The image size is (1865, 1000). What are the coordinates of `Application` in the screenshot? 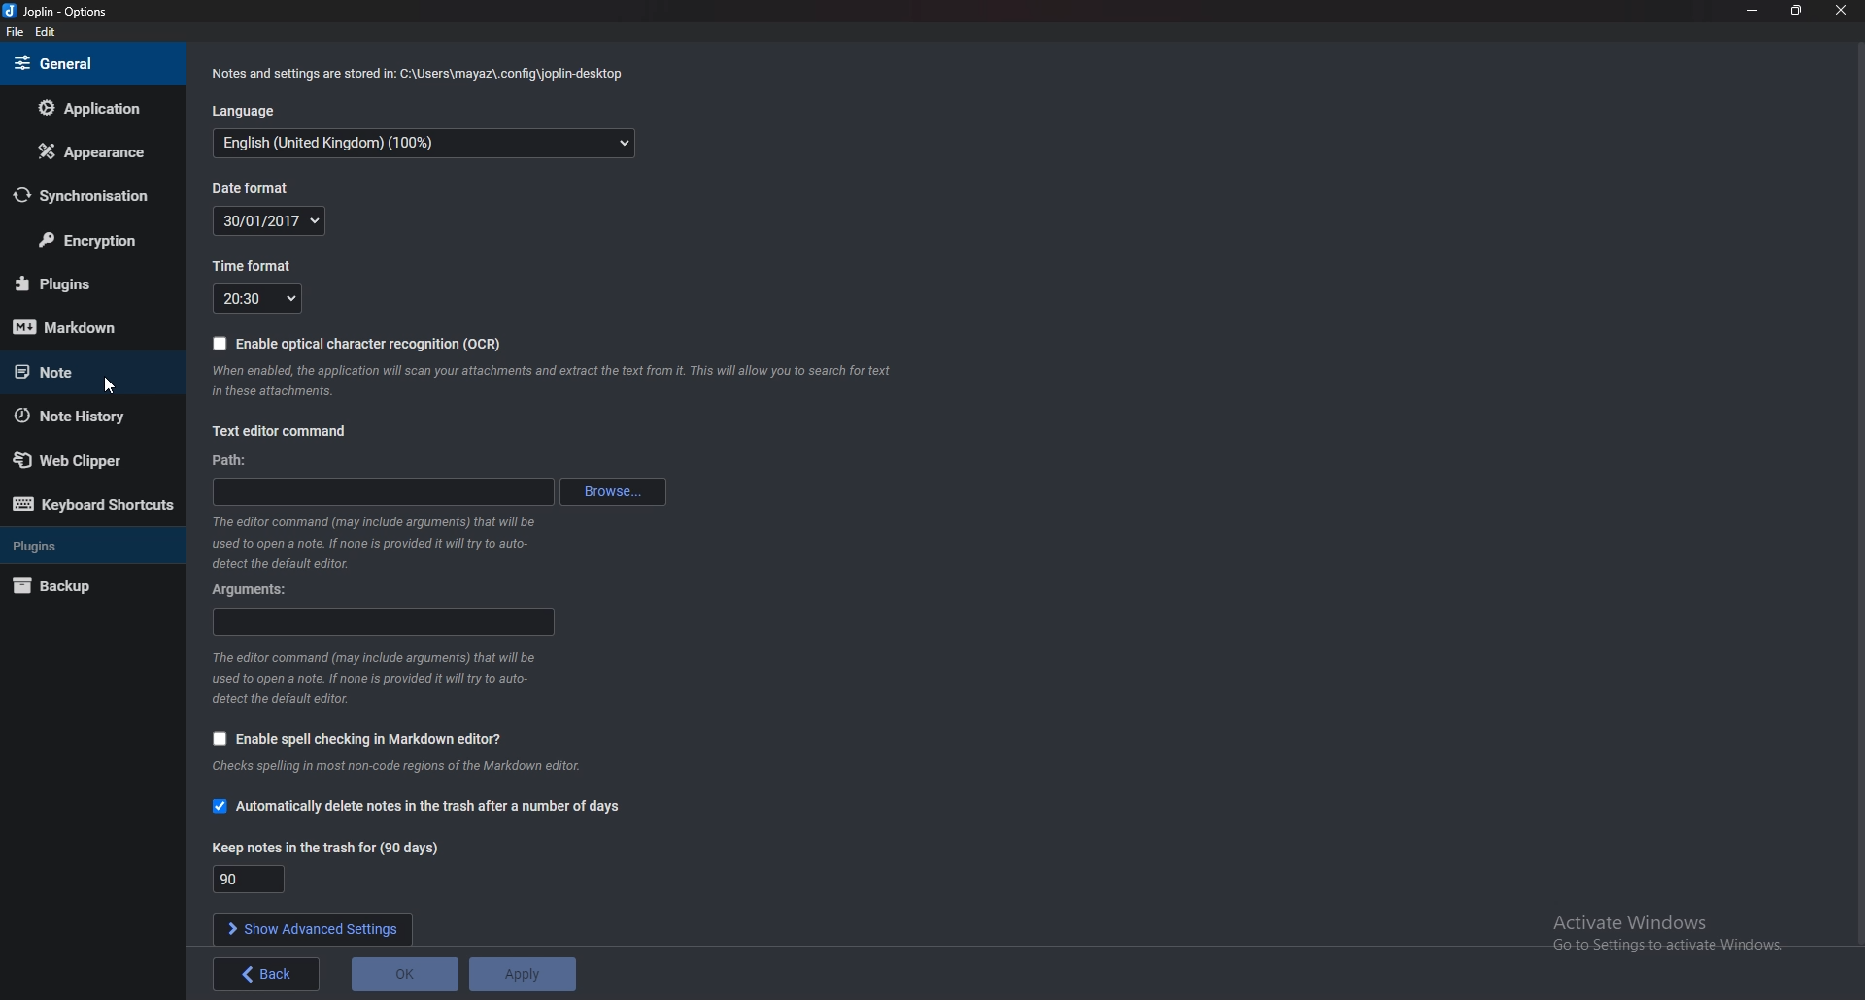 It's located at (85, 112).